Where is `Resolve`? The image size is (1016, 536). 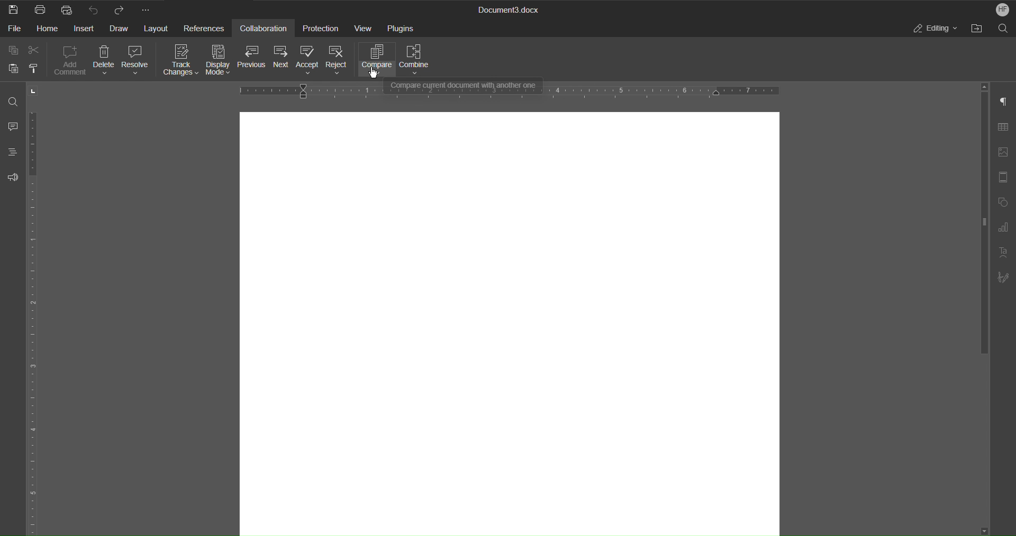 Resolve is located at coordinates (137, 60).